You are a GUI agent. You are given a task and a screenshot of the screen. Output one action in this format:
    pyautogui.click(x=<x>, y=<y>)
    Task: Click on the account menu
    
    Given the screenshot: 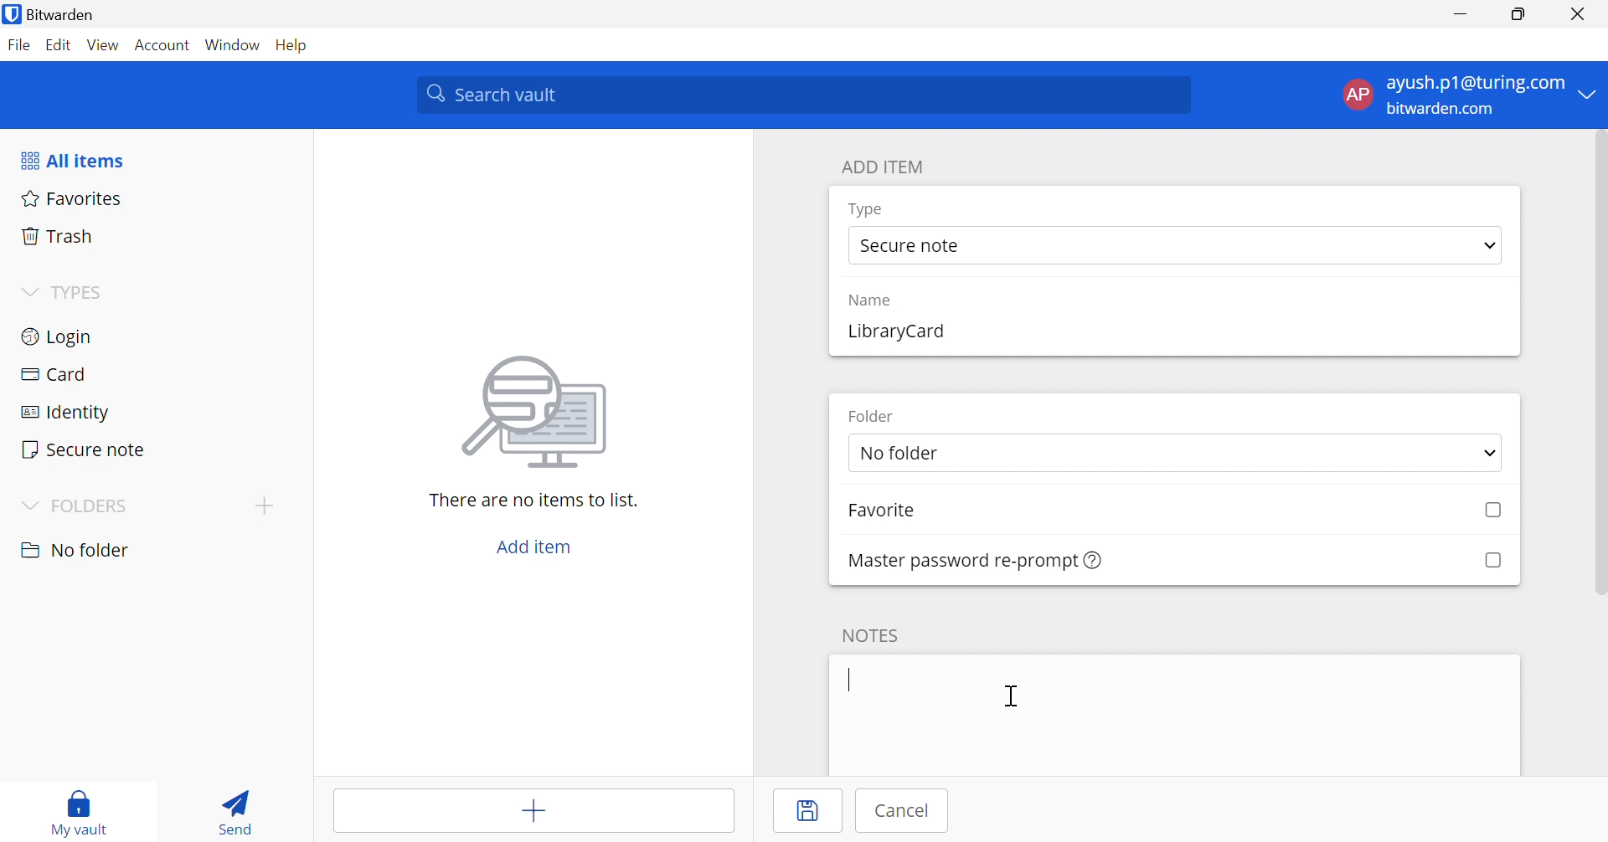 What is the action you would take?
    pyautogui.click(x=1466, y=95)
    